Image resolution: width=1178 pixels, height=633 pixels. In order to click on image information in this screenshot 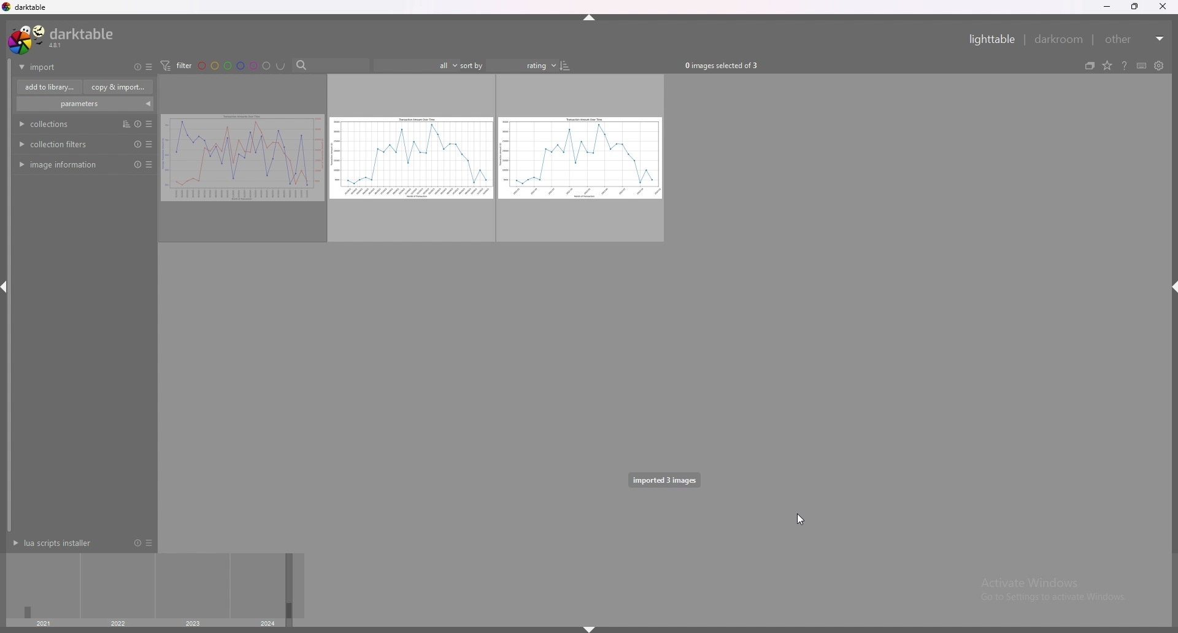, I will do `click(61, 166)`.